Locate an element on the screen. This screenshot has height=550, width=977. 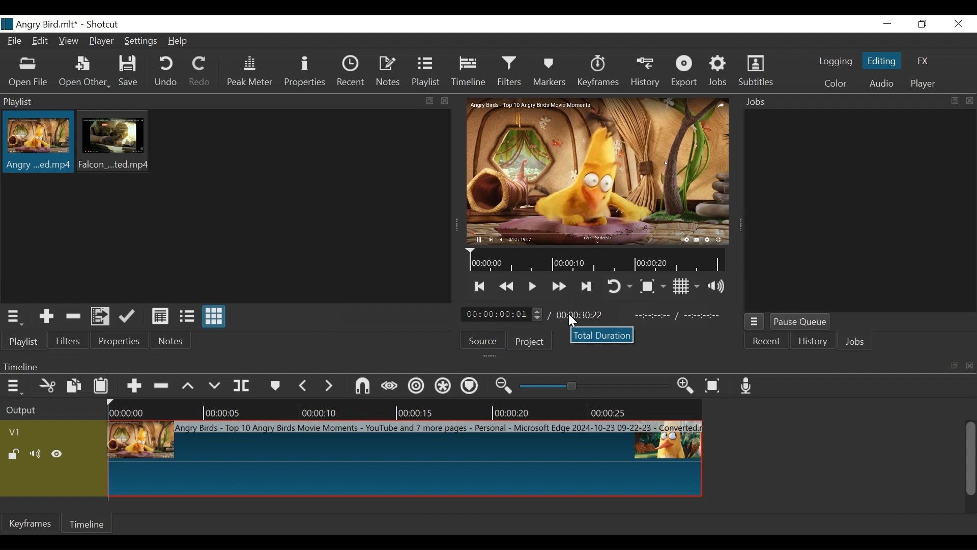
Add the Source to the laylist is located at coordinates (47, 317).